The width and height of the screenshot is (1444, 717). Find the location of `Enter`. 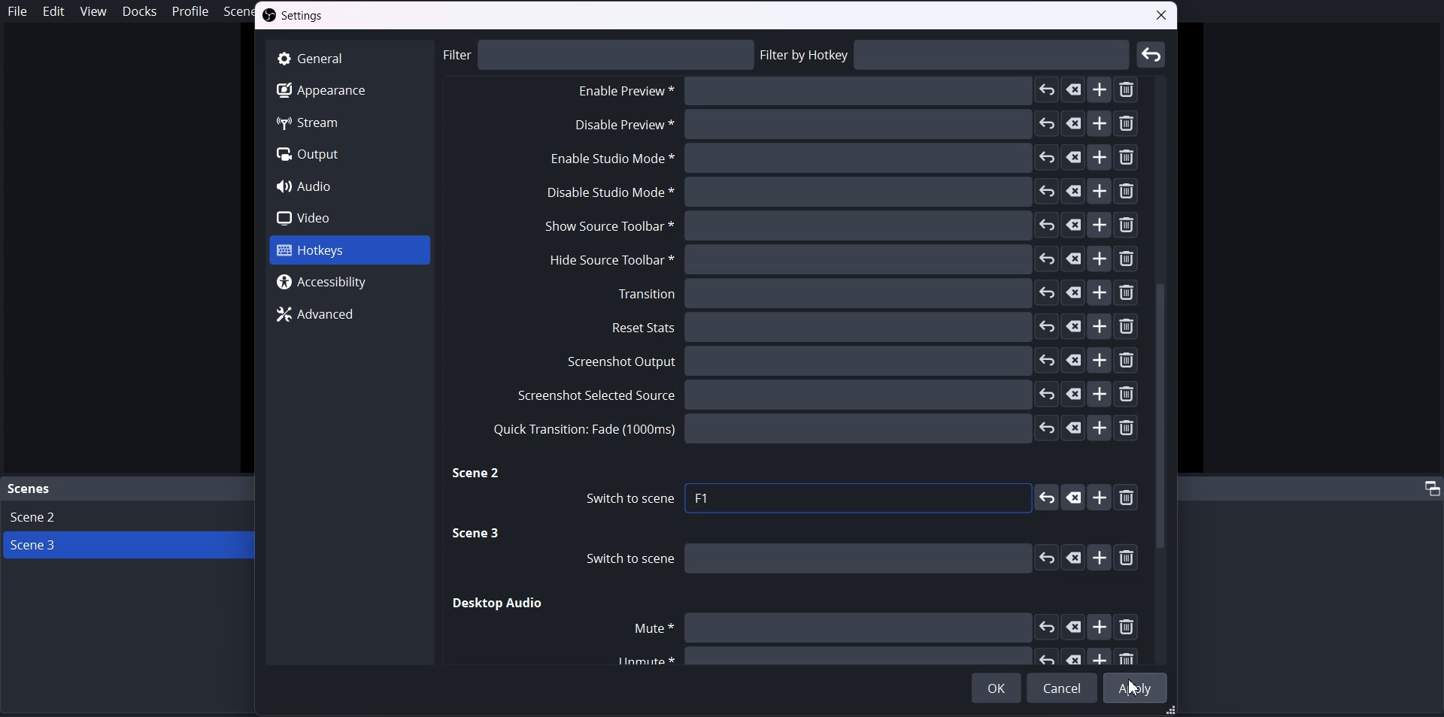

Enter is located at coordinates (1152, 54).